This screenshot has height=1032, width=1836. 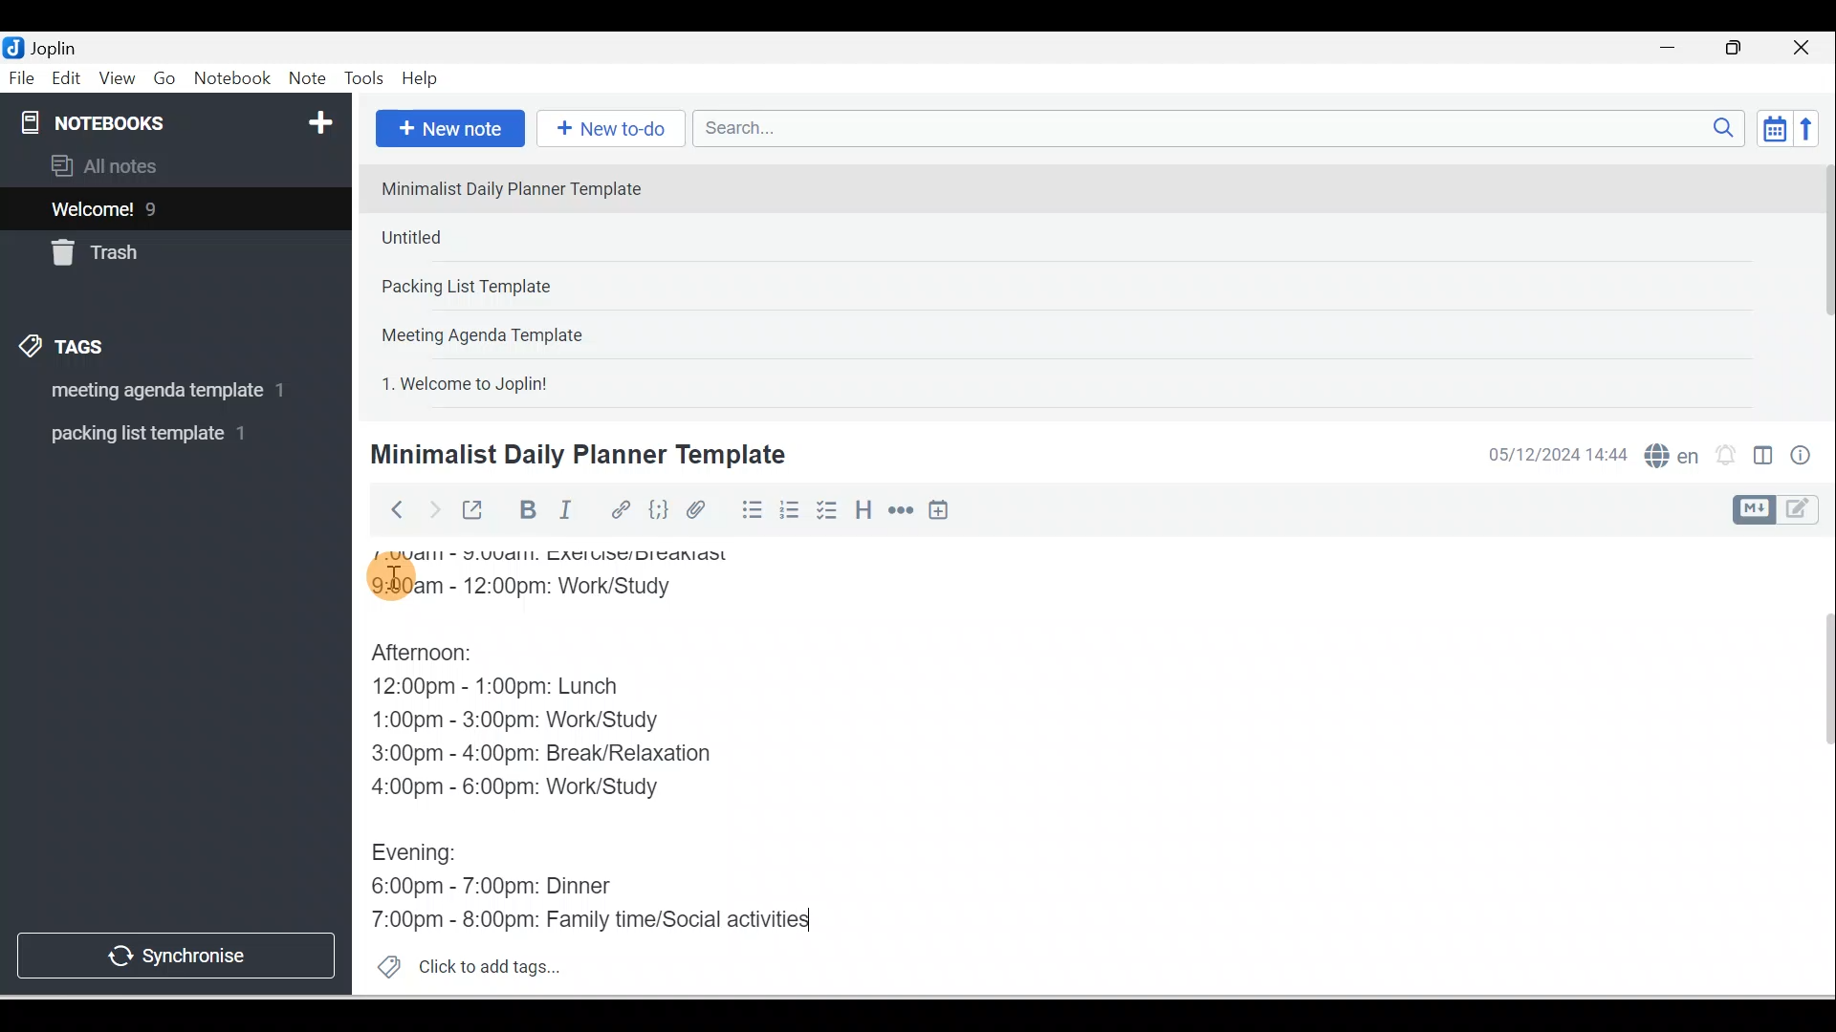 What do you see at coordinates (1806, 48) in the screenshot?
I see `Close` at bounding box center [1806, 48].